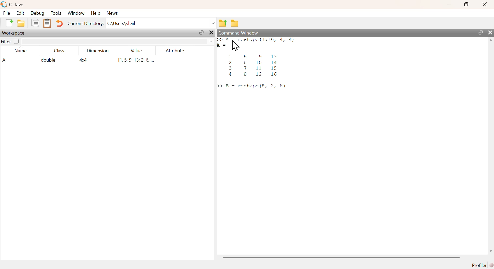  I want to click on Tools, so click(56, 13).